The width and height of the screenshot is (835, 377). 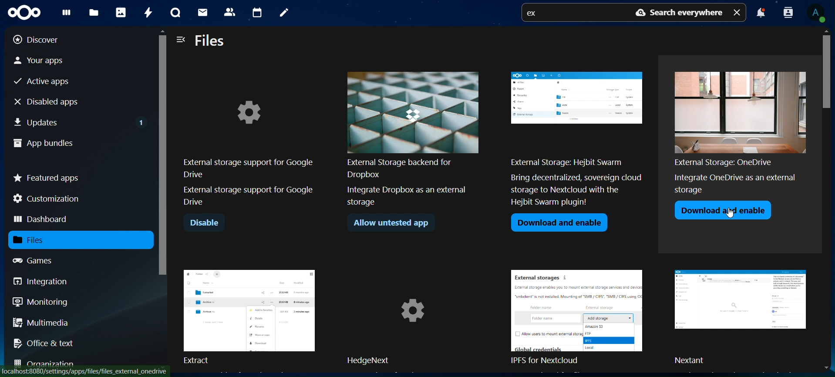 I want to click on files, so click(x=40, y=240).